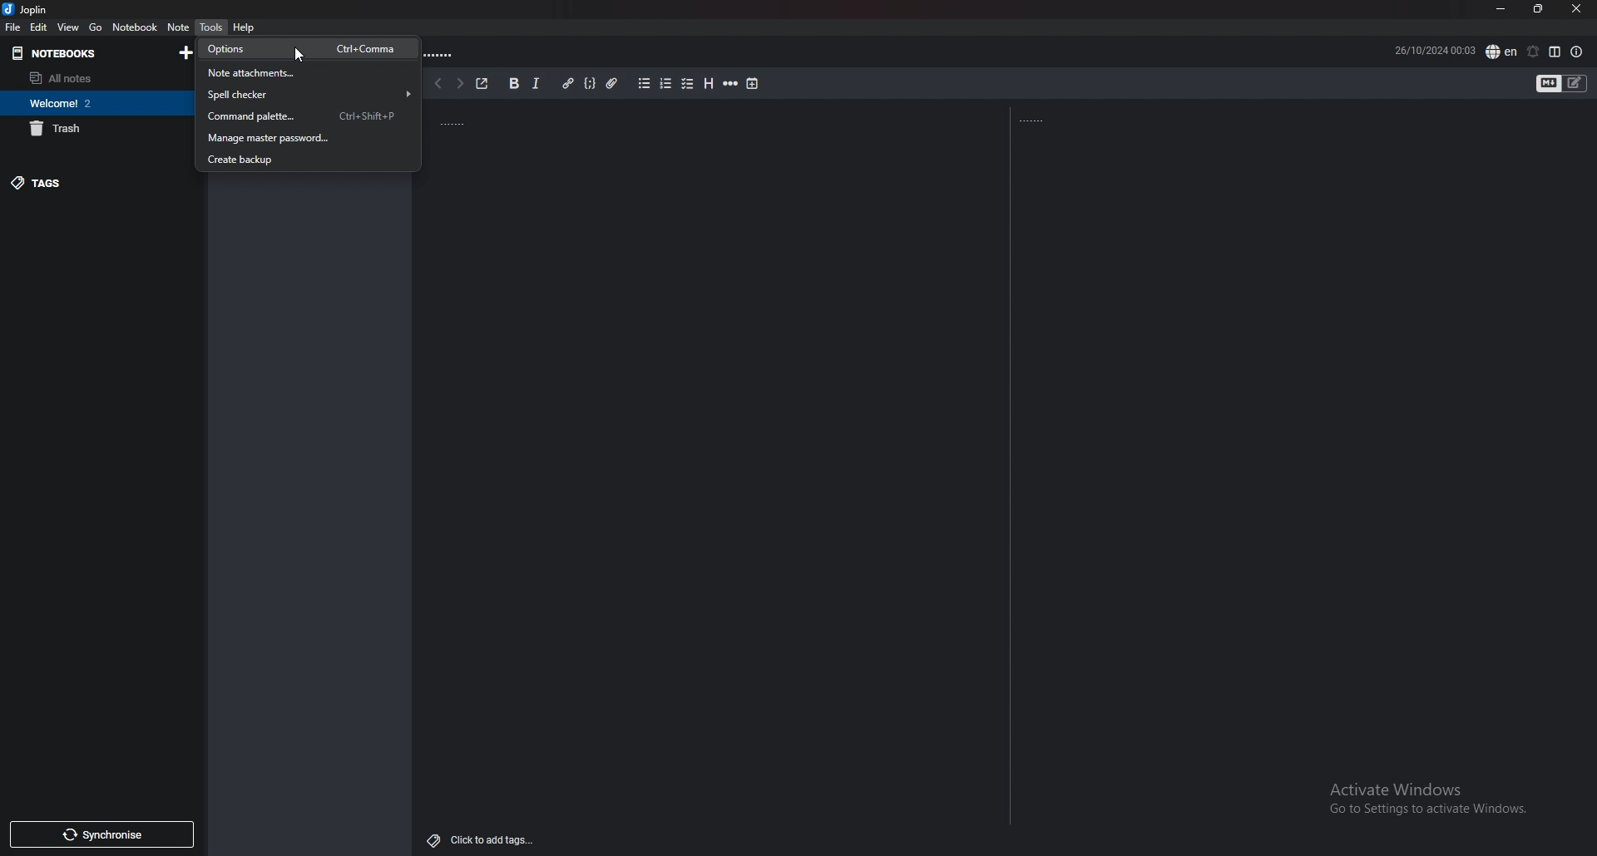 Image resolution: width=1597 pixels, height=856 pixels. Describe the element at coordinates (12, 27) in the screenshot. I see `file` at that location.